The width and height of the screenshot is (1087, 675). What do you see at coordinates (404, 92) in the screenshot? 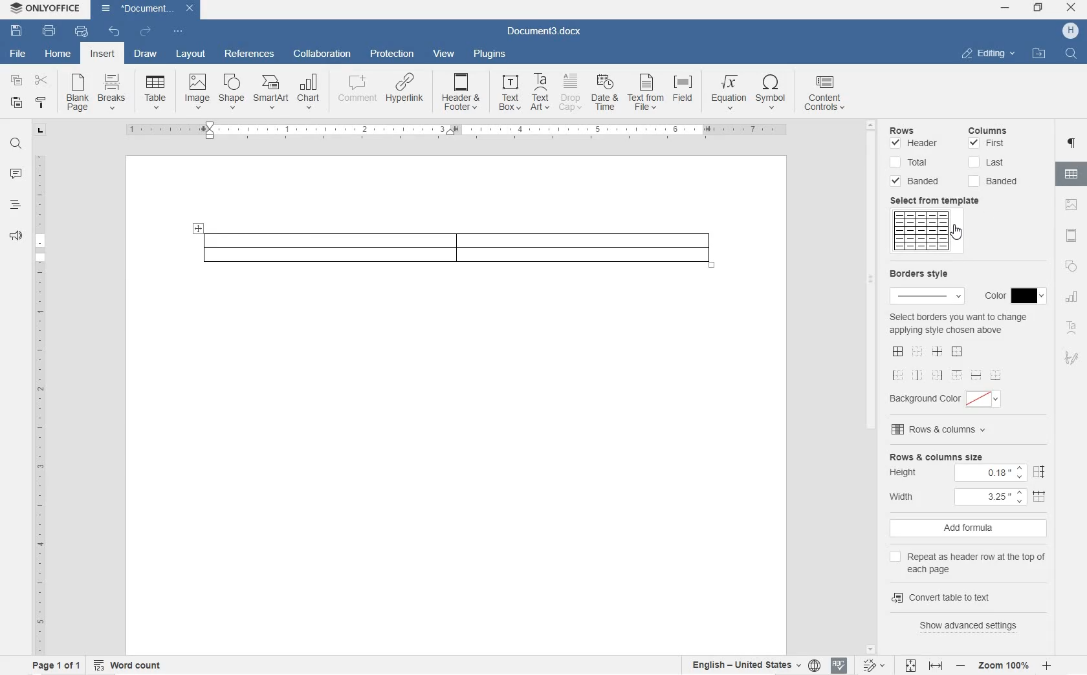
I see `Hyperlink` at bounding box center [404, 92].